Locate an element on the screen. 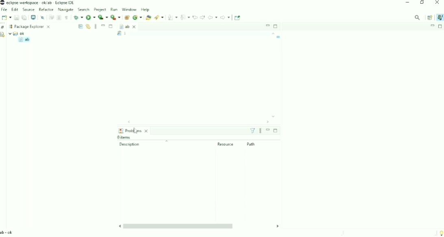 This screenshot has width=444, height=237. Open Type is located at coordinates (148, 17).